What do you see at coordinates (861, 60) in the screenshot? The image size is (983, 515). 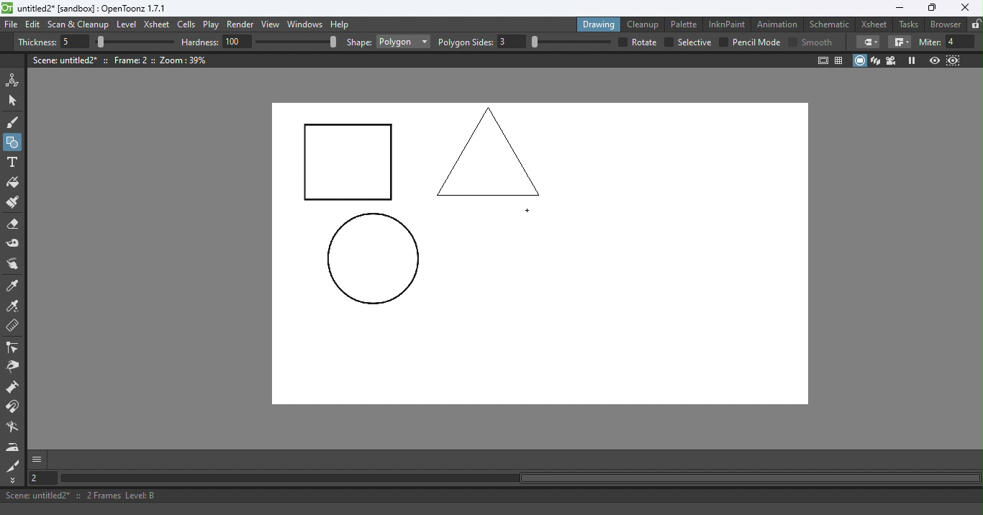 I see `Camera stand view` at bounding box center [861, 60].